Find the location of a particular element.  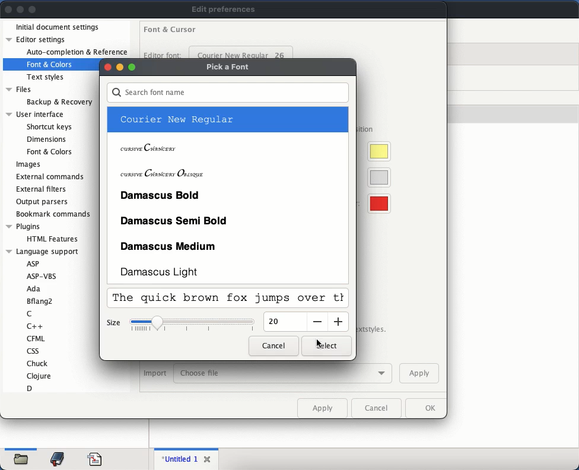

Plugins is located at coordinates (23, 226).